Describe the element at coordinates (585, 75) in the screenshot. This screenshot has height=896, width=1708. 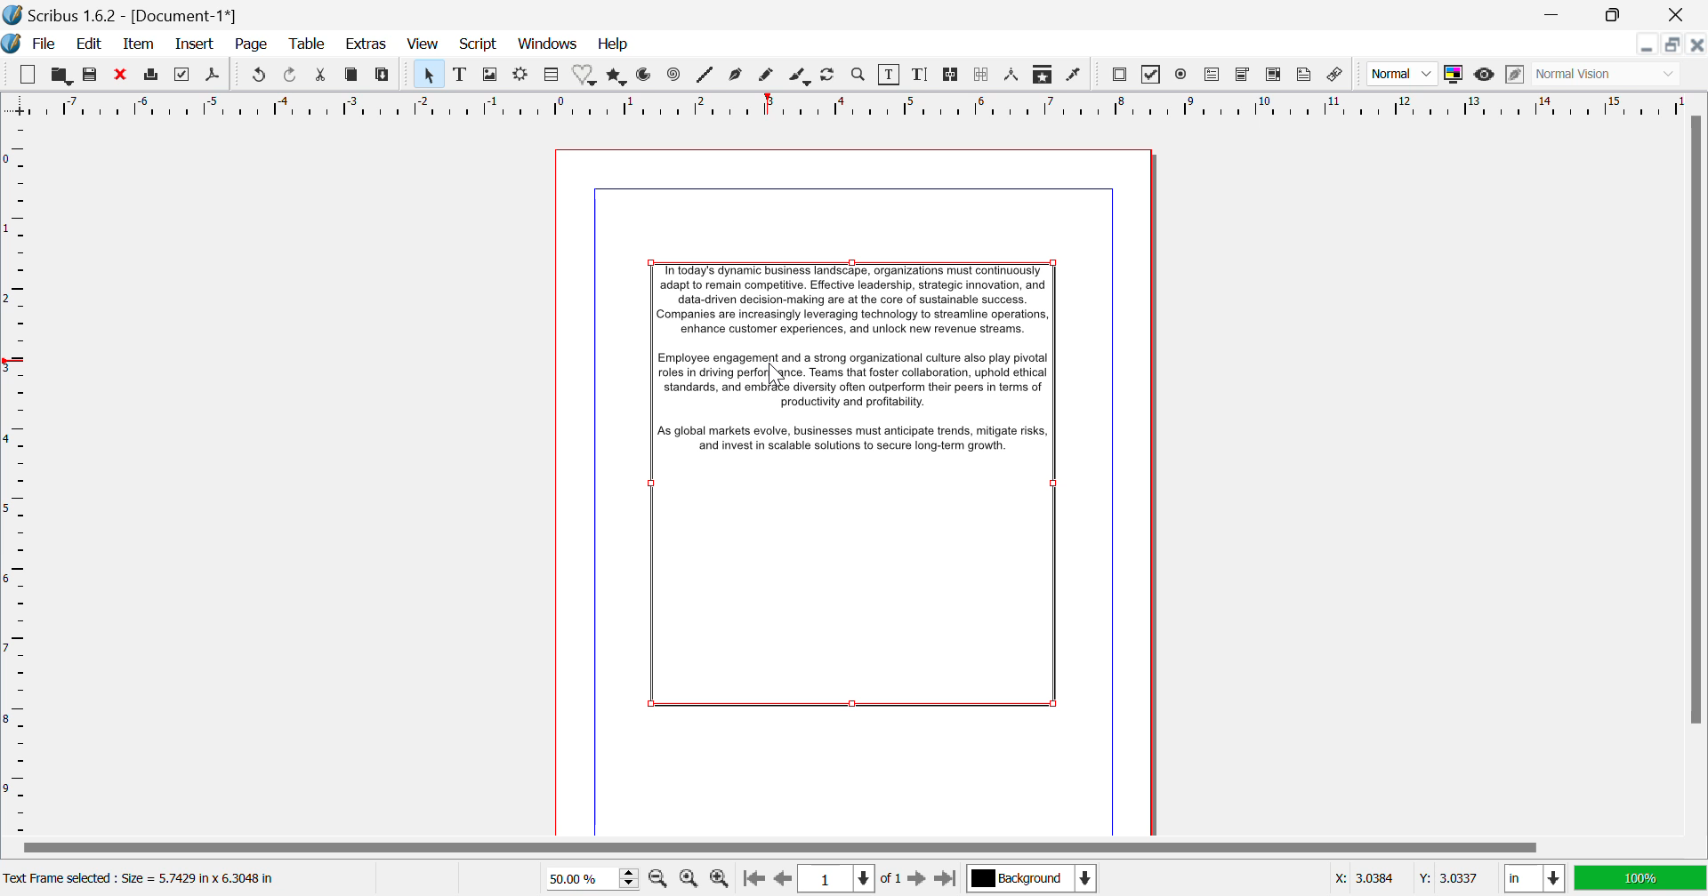
I see `Shapes` at that location.